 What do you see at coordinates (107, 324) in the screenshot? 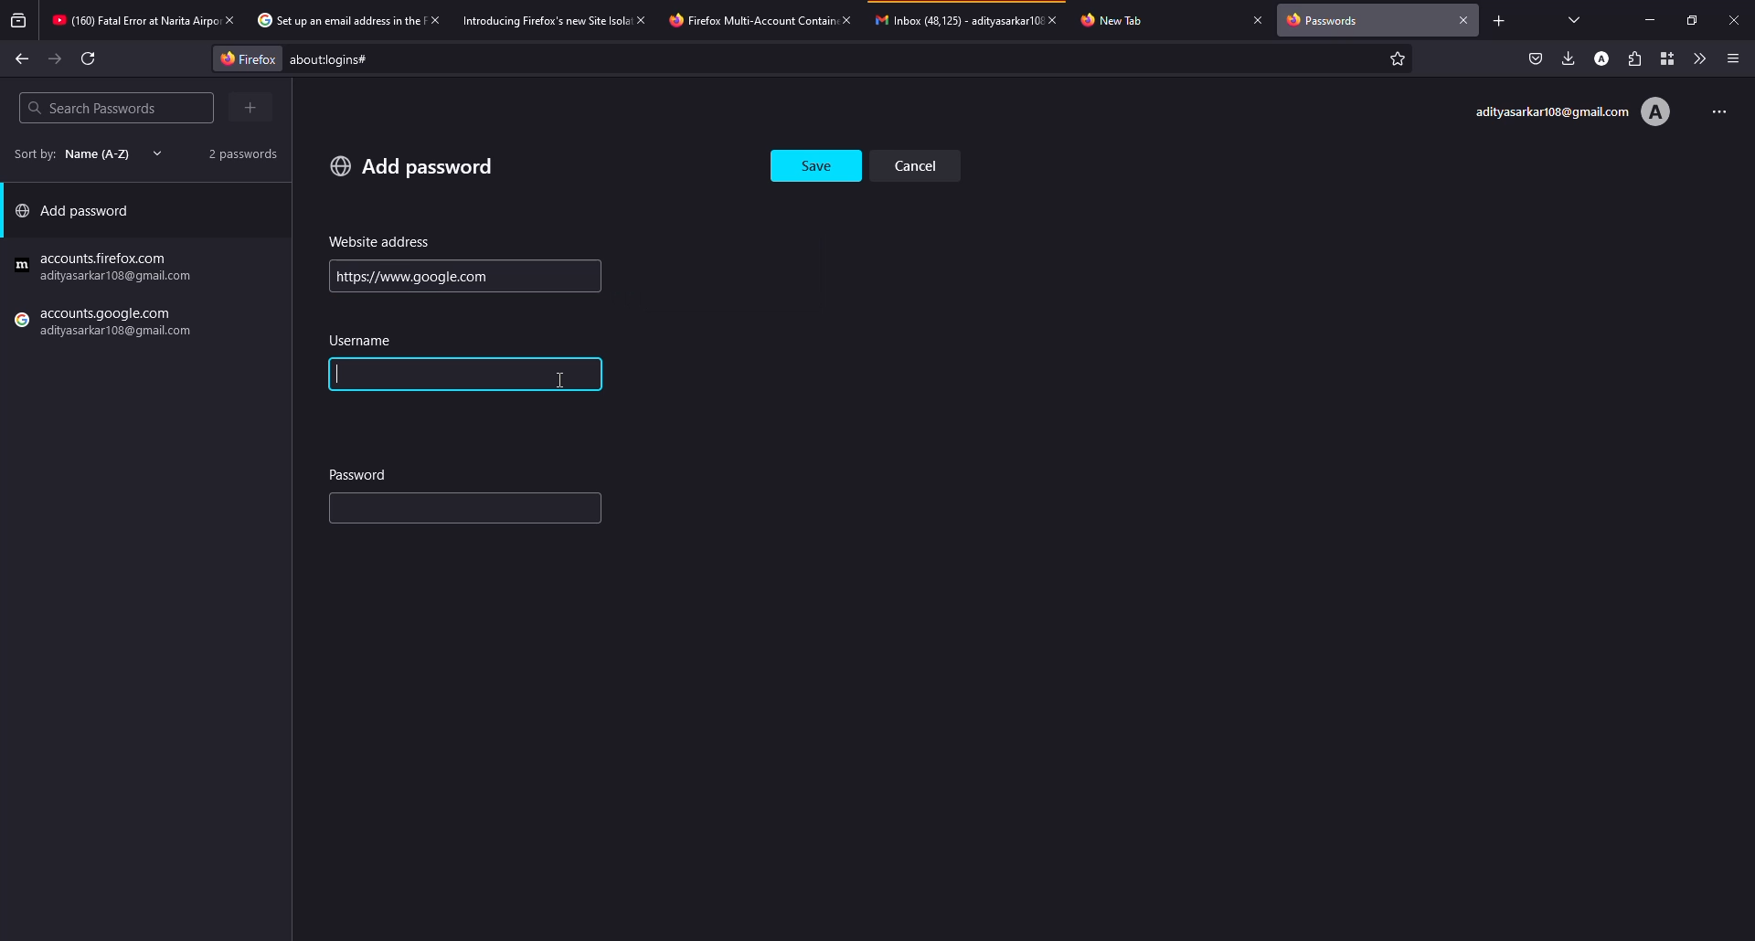
I see `firefox` at bounding box center [107, 324].